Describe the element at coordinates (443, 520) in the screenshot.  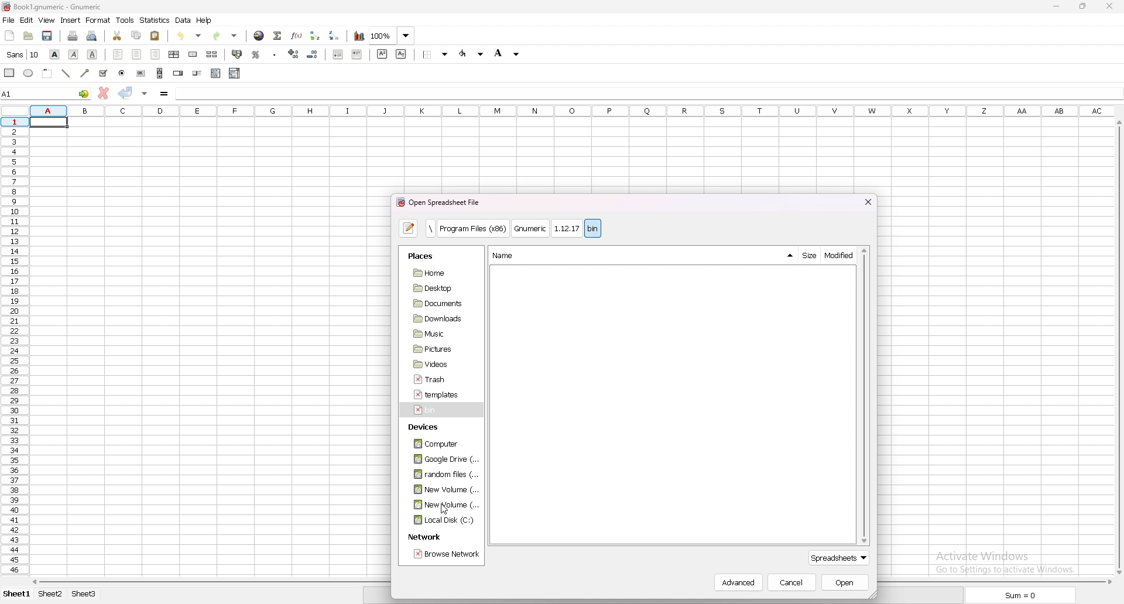
I see `local disk (c)` at that location.